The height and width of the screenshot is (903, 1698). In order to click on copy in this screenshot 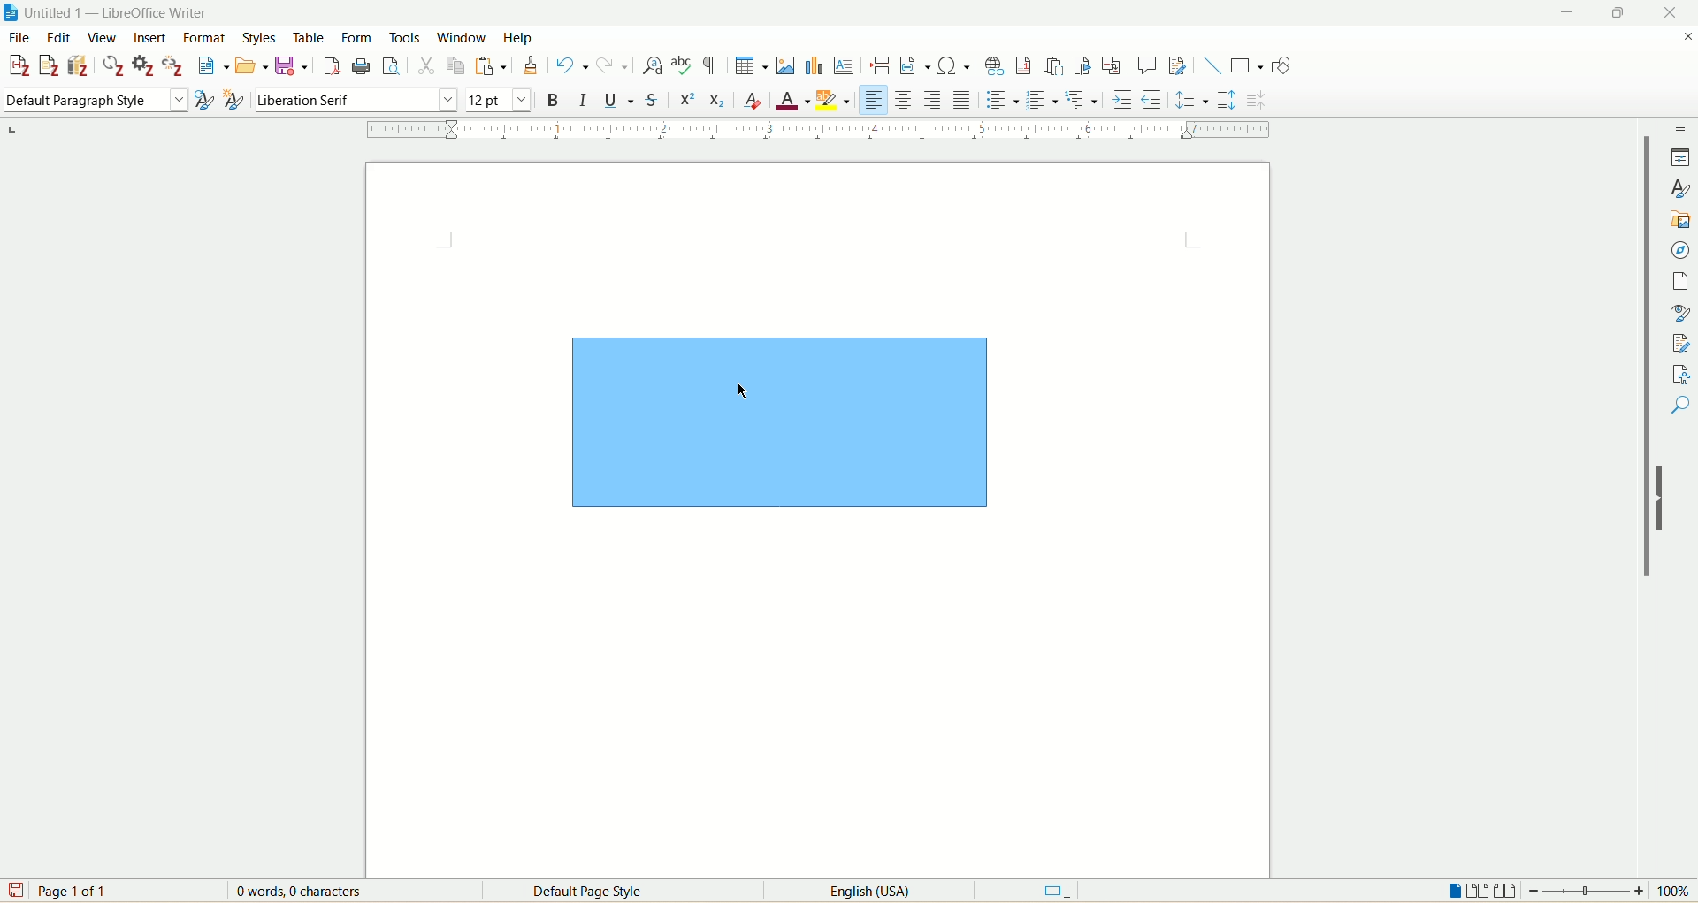, I will do `click(453, 65)`.